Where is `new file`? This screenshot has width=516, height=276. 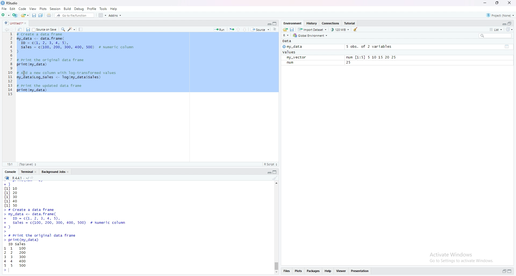
new file is located at coordinates (5, 15).